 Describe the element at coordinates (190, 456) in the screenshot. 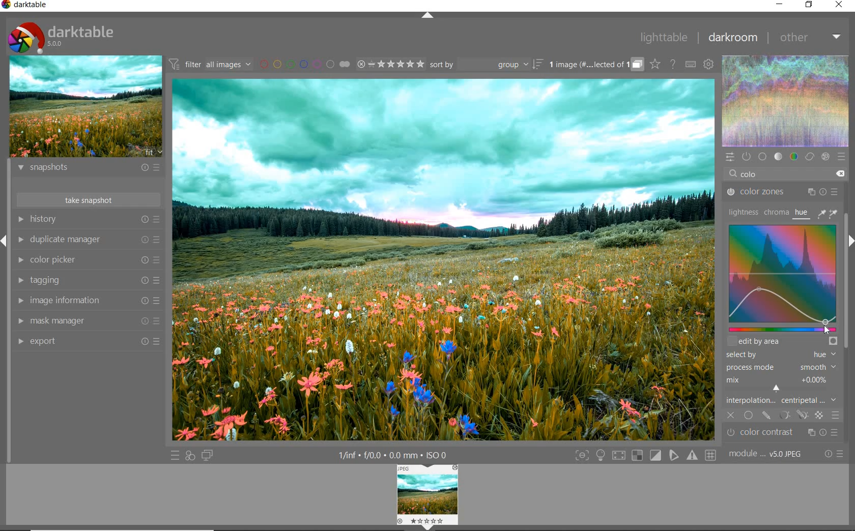

I see `quick access for applying any of your styles` at that location.